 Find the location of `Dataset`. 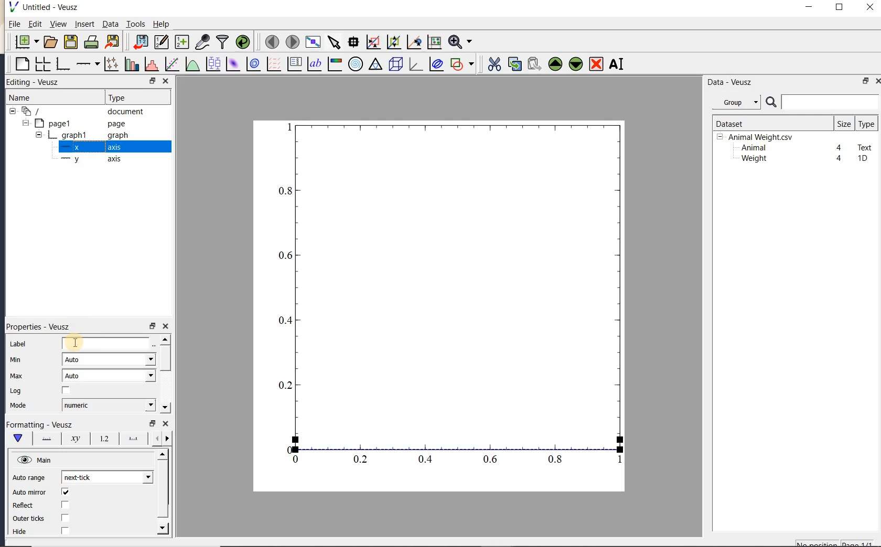

Dataset is located at coordinates (768, 123).